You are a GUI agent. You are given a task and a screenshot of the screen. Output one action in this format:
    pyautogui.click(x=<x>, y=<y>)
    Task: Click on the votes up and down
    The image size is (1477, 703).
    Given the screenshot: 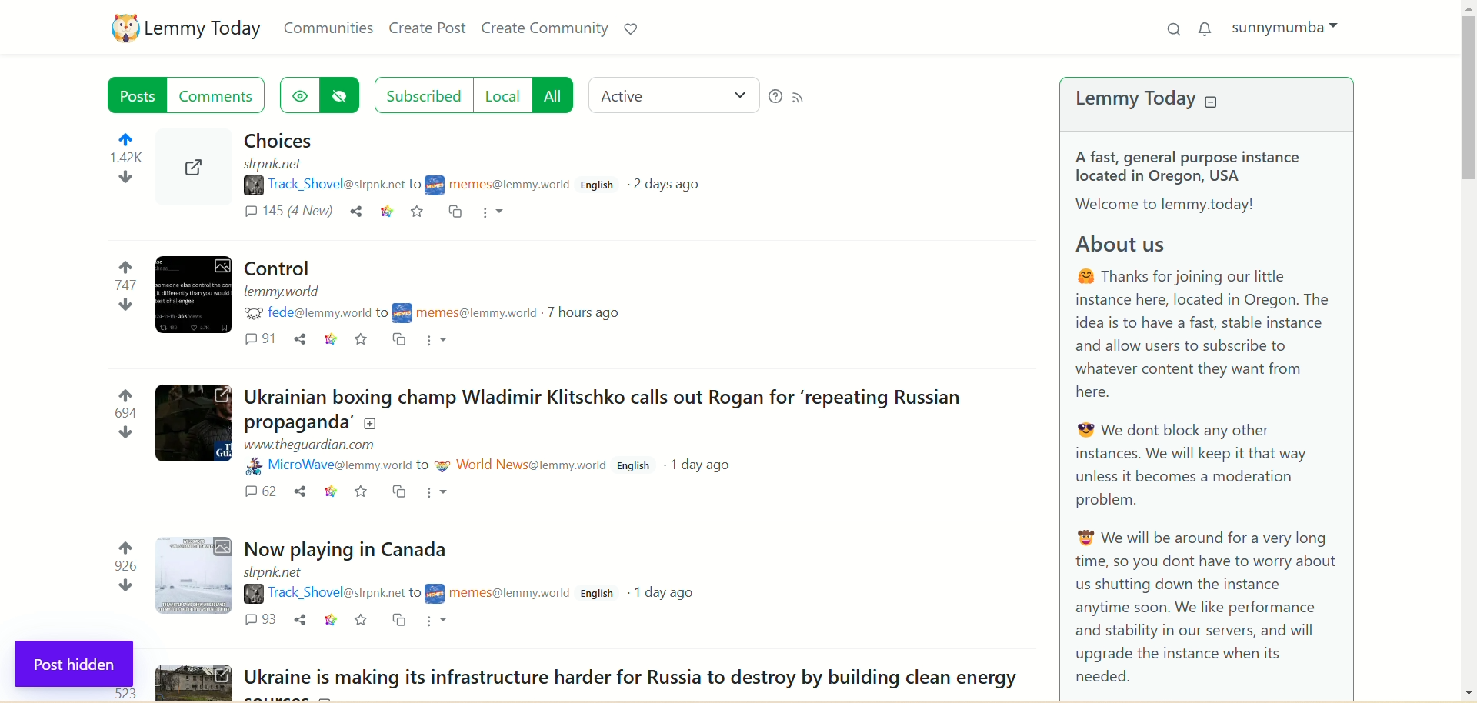 What is the action you would take?
    pyautogui.click(x=115, y=569)
    